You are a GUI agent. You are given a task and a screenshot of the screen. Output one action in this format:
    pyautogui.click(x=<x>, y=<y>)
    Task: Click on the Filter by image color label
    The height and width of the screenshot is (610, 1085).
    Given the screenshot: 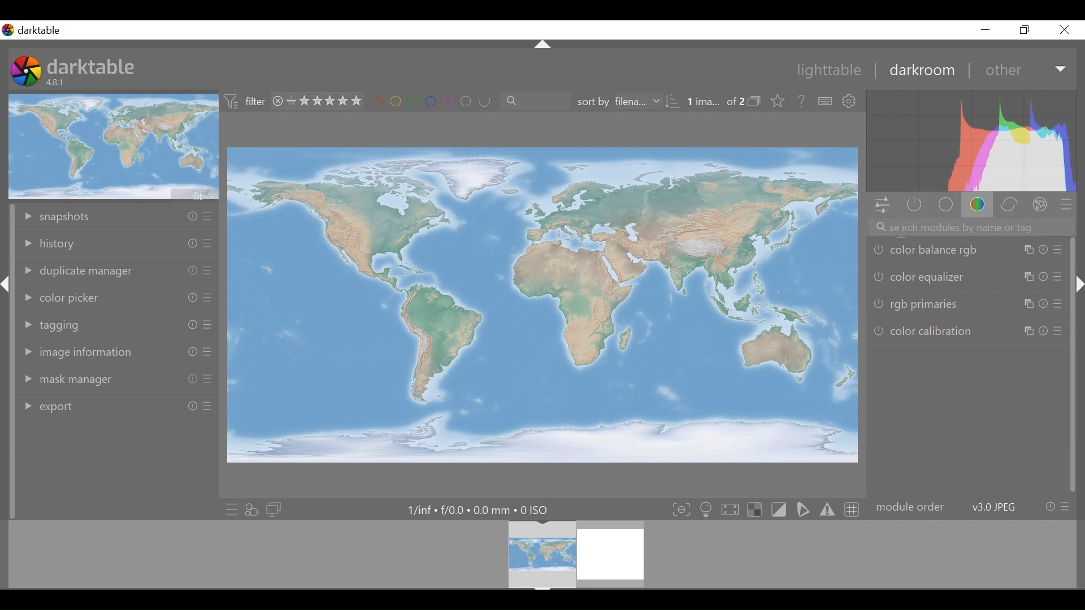 What is the action you would take?
    pyautogui.click(x=427, y=101)
    